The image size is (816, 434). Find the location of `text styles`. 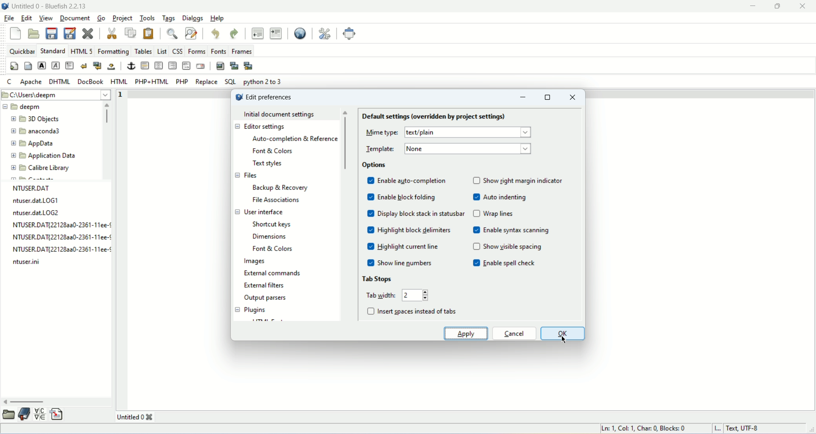

text styles is located at coordinates (269, 165).